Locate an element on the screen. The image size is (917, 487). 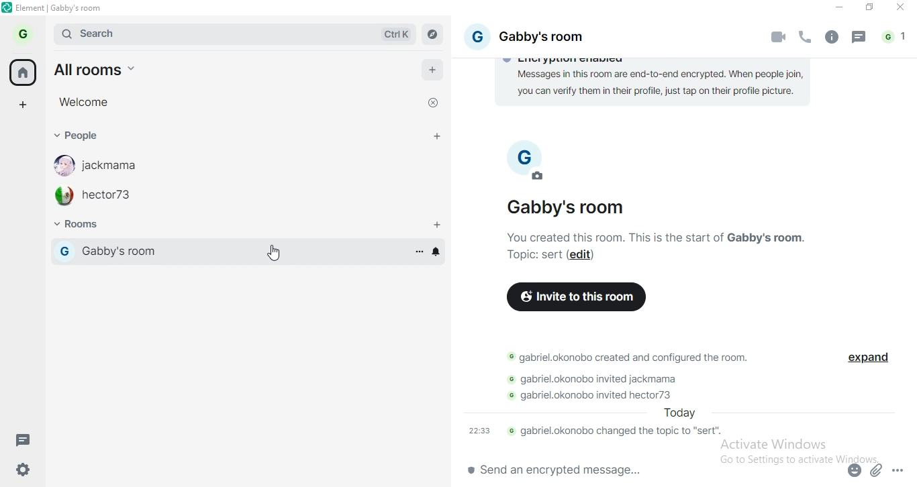
edit is located at coordinates (583, 256).